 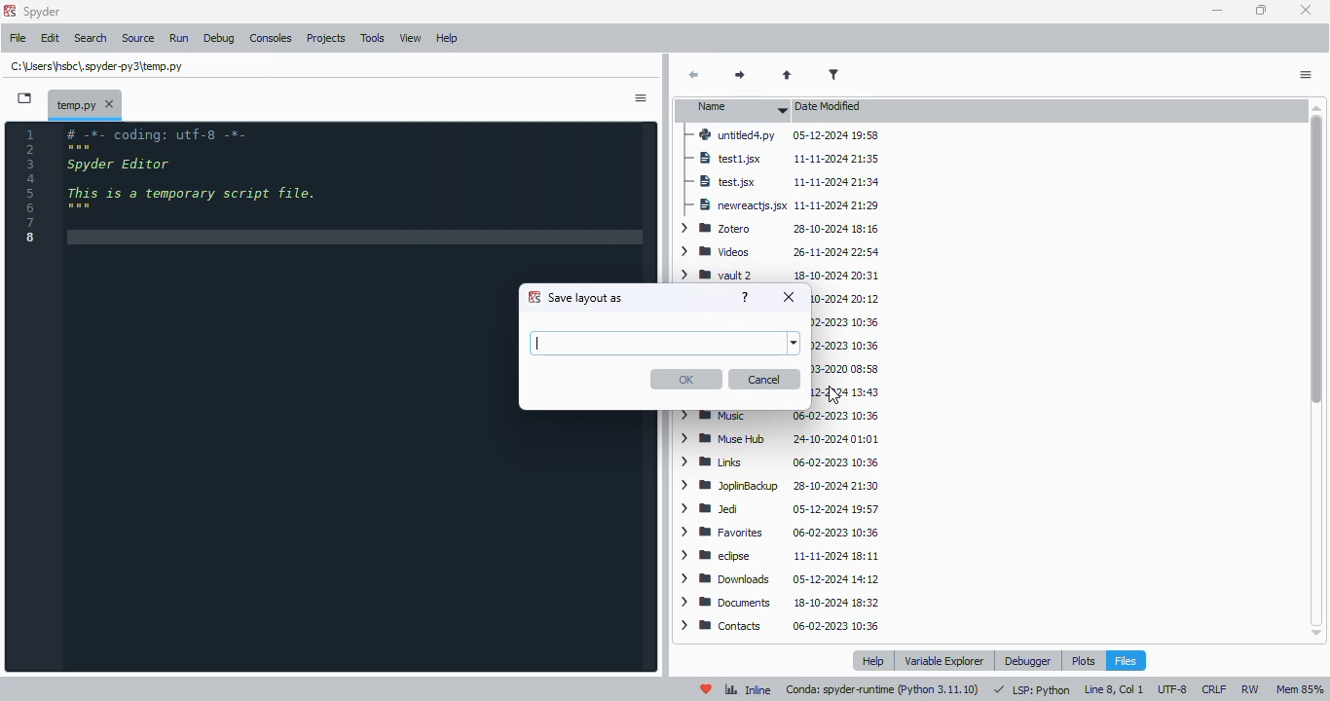 What do you see at coordinates (1317, 258) in the screenshot?
I see `vertical scroll bar` at bounding box center [1317, 258].